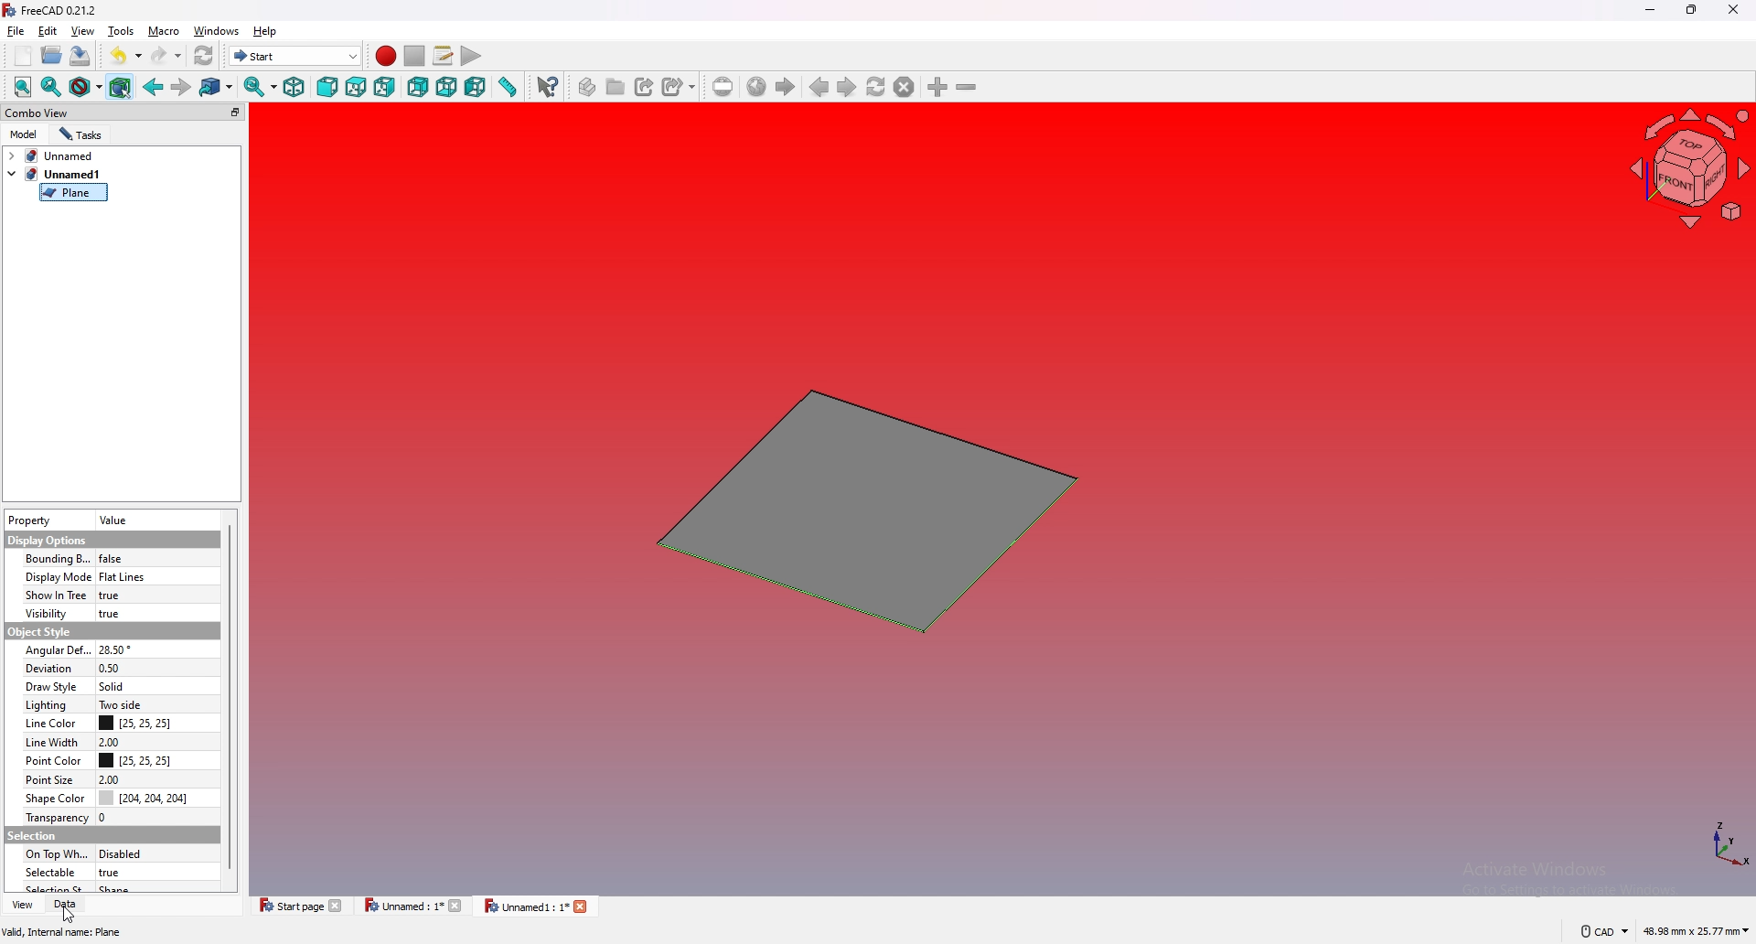 Image resolution: width=1756 pixels, height=944 pixels. I want to click on model, so click(25, 134).